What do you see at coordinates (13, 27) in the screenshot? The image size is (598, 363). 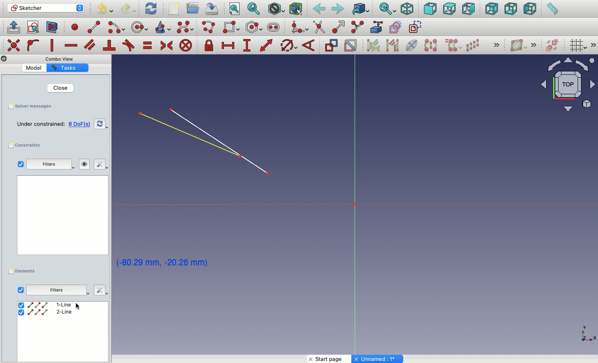 I see `Leave sketch` at bounding box center [13, 27].